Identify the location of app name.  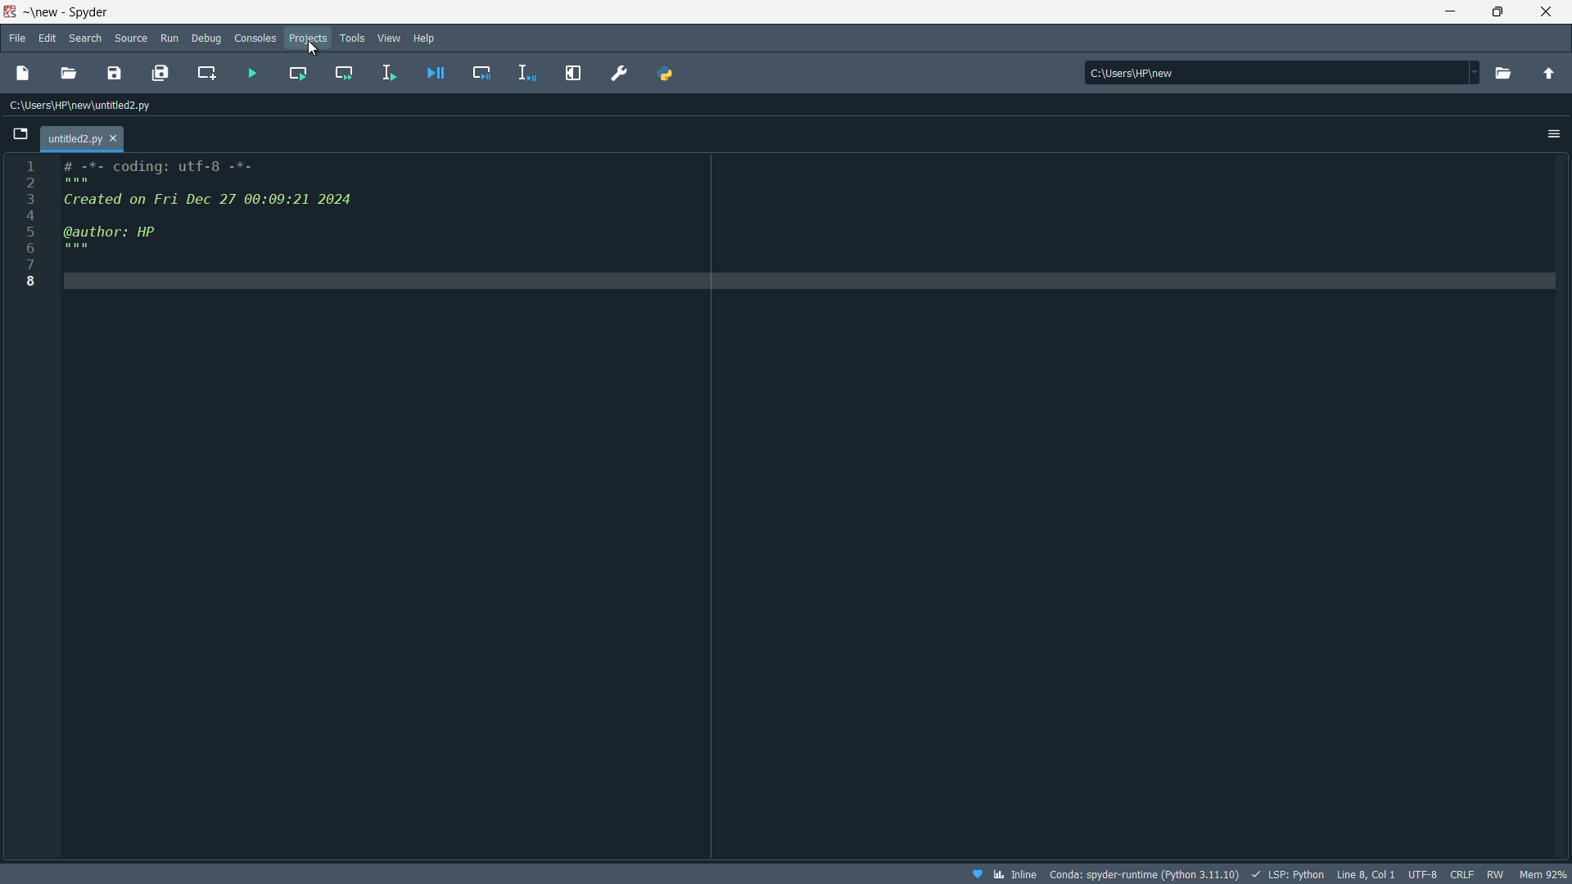
(64, 13).